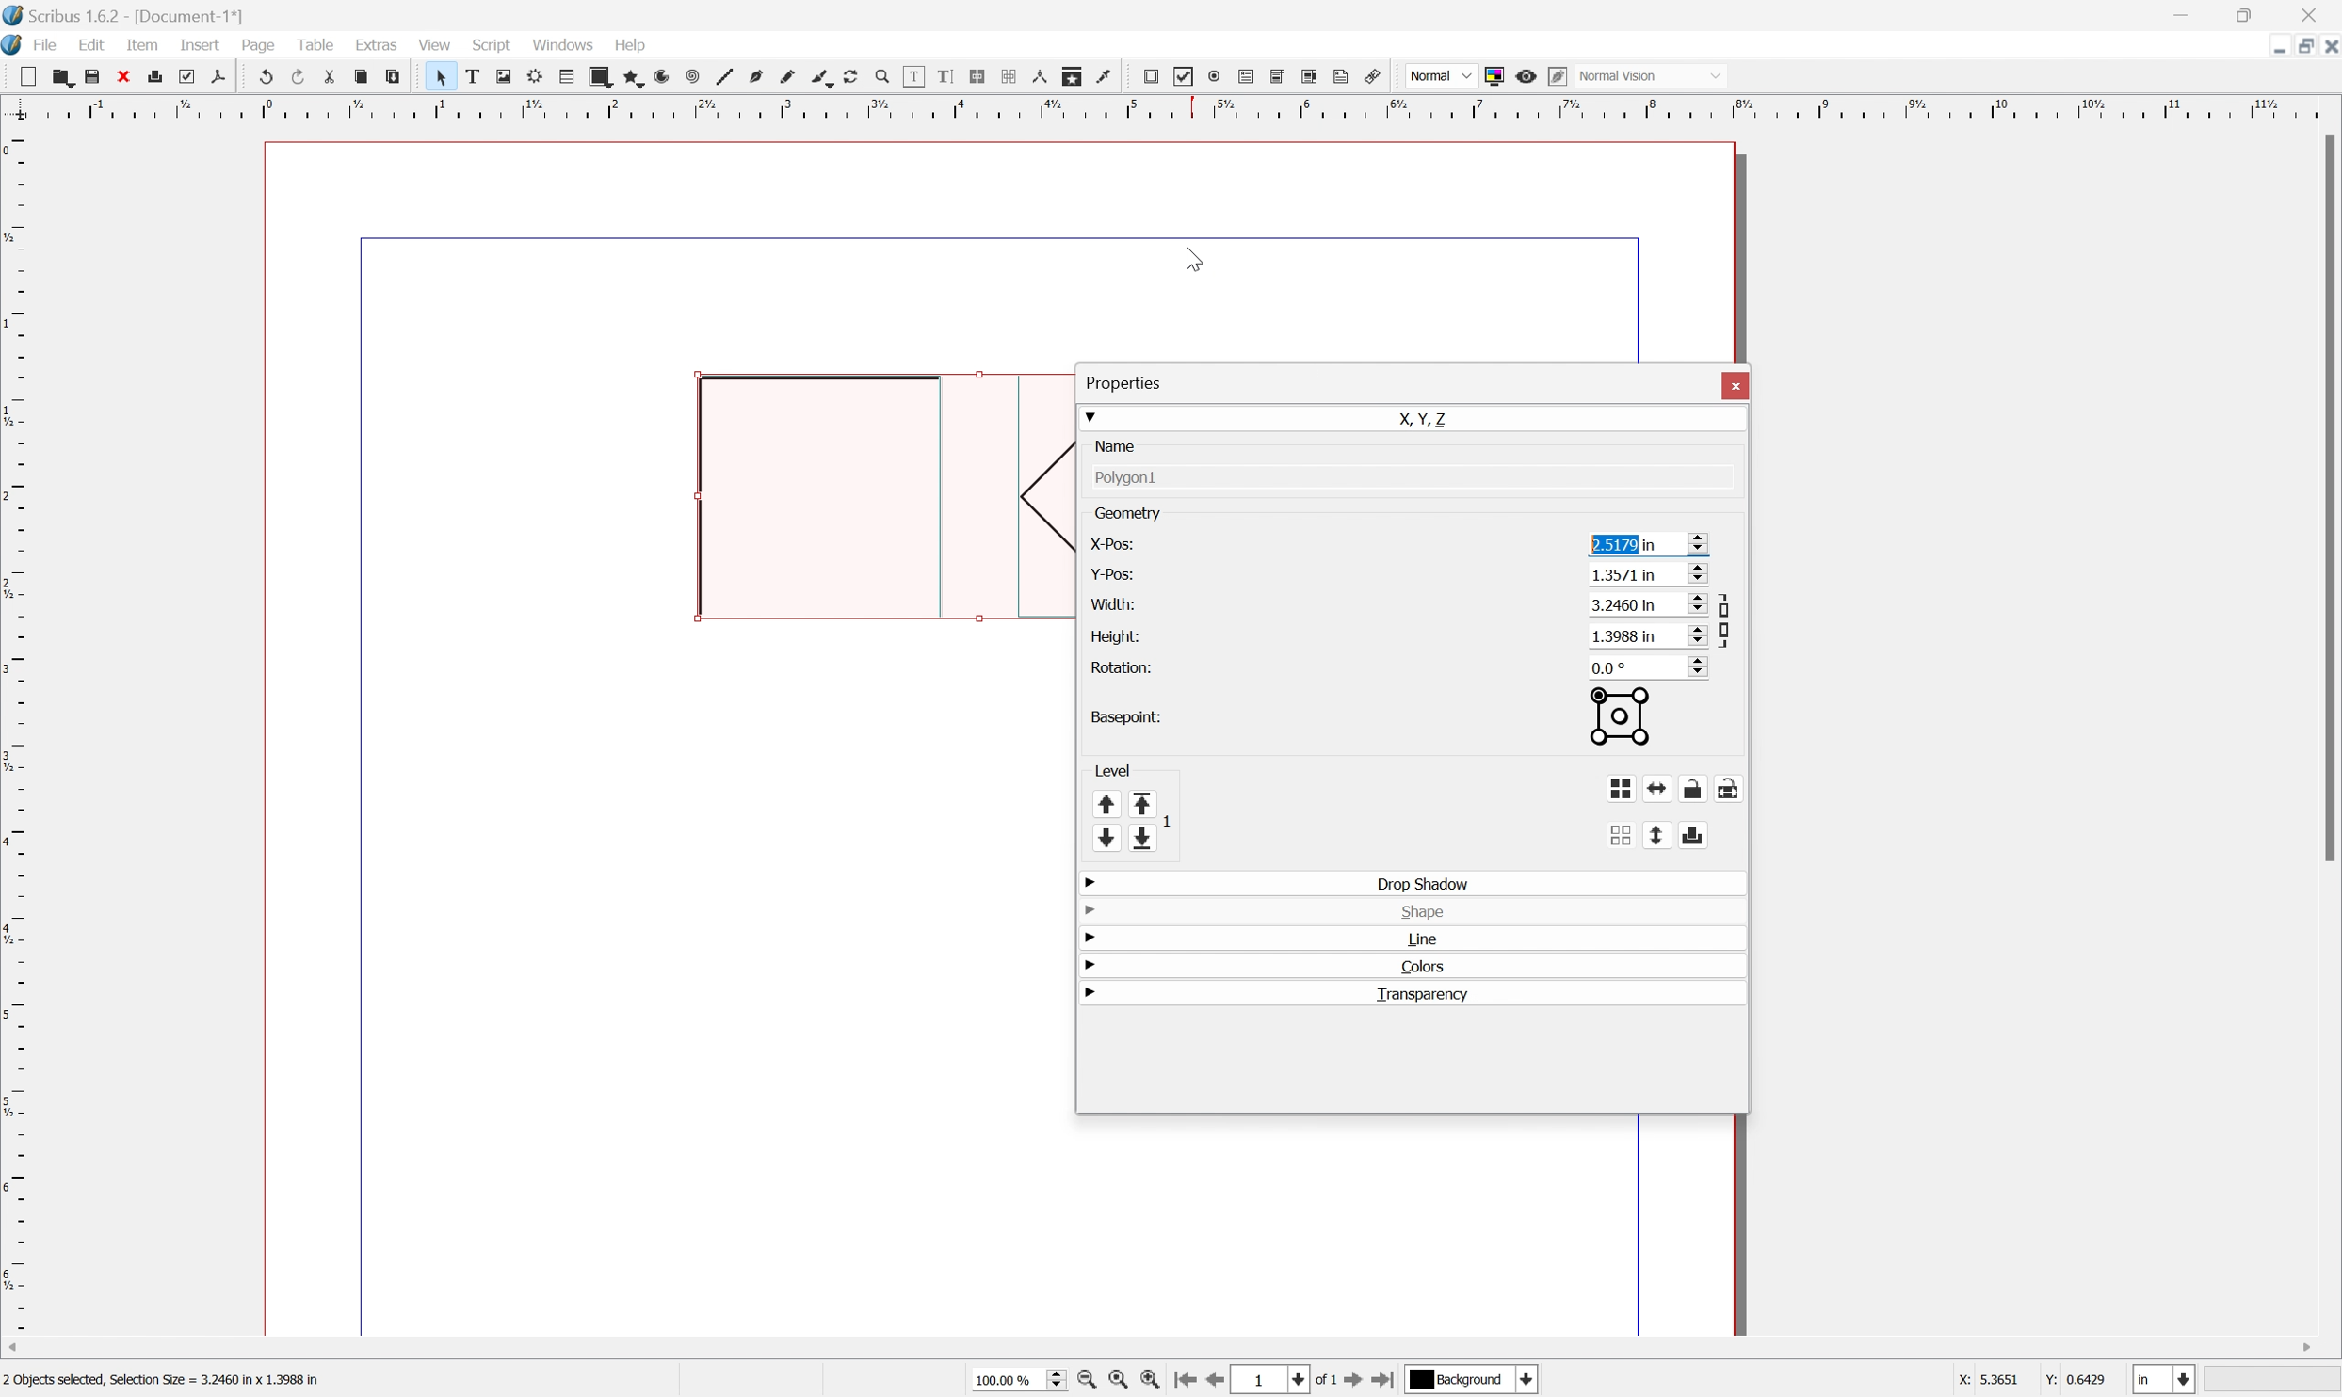 This screenshot has height=1397, width=2342. I want to click on script, so click(492, 43).